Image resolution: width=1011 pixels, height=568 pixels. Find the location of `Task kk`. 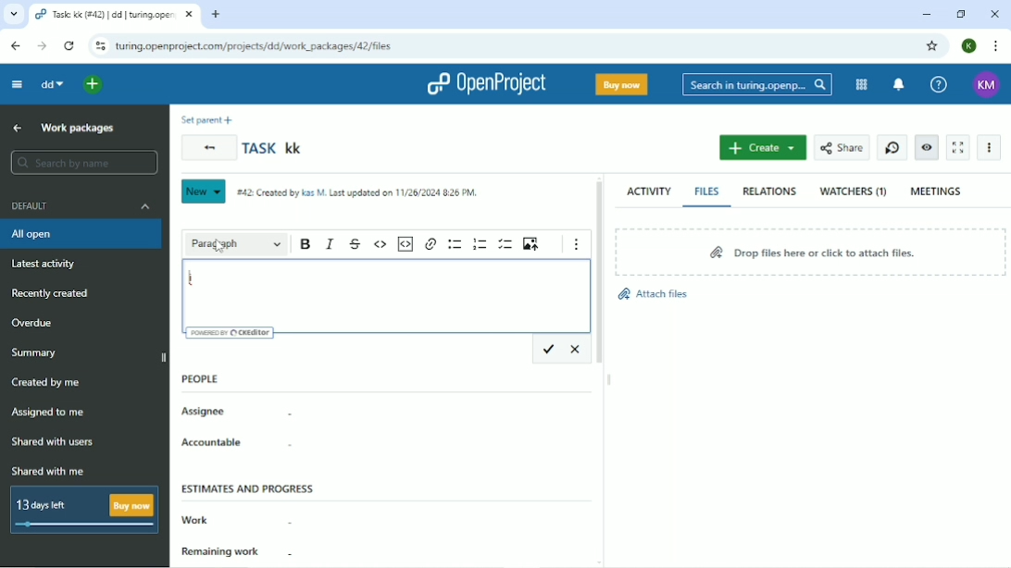

Task kk is located at coordinates (275, 149).